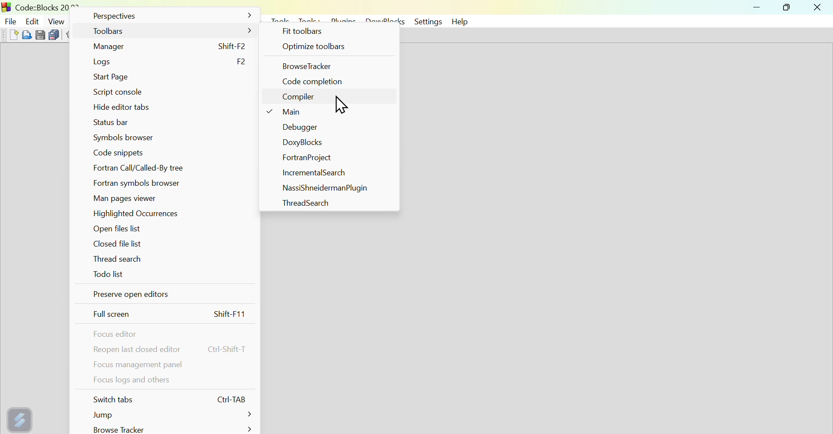 The height and width of the screenshot is (434, 833). What do you see at coordinates (124, 152) in the screenshot?
I see `Code snippets` at bounding box center [124, 152].